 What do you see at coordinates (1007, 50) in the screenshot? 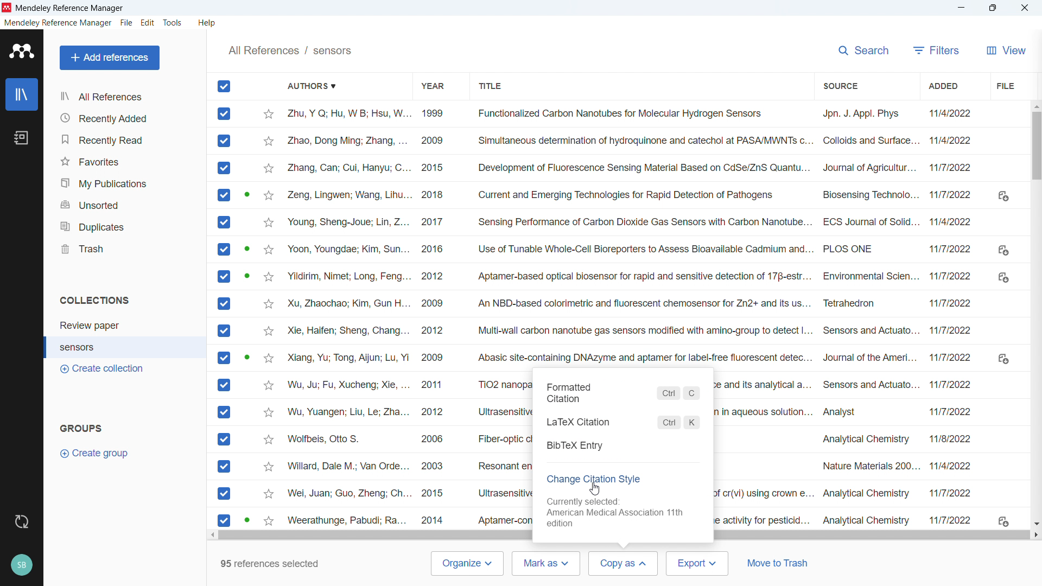
I see `View ` at bounding box center [1007, 50].